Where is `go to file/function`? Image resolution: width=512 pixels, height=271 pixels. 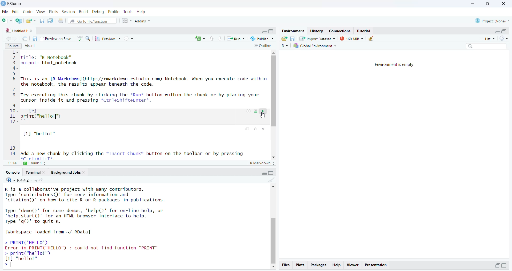
go to file/function is located at coordinates (92, 21).